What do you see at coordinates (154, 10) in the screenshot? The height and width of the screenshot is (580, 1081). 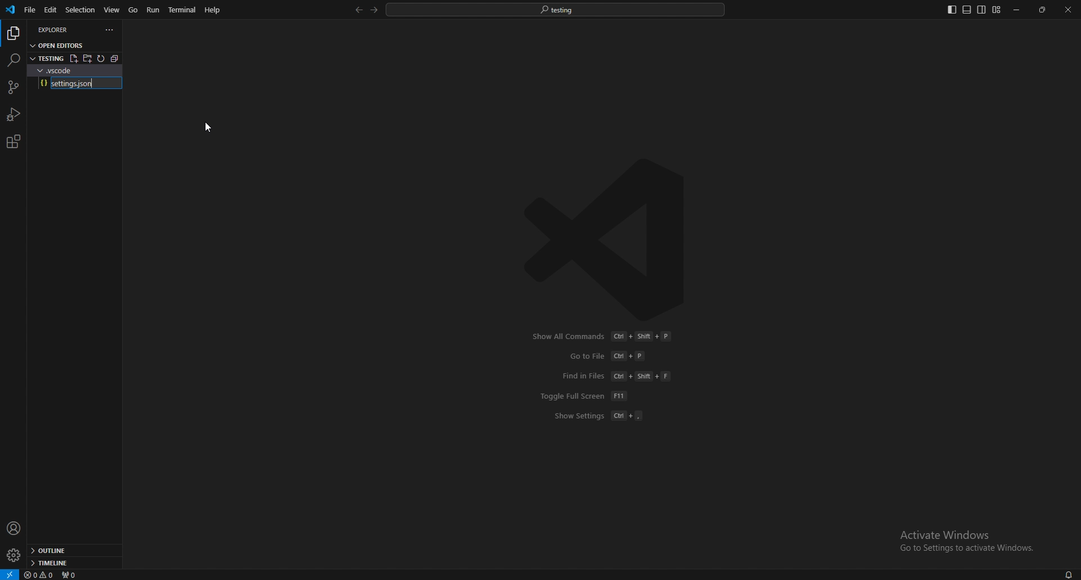 I see `run` at bounding box center [154, 10].